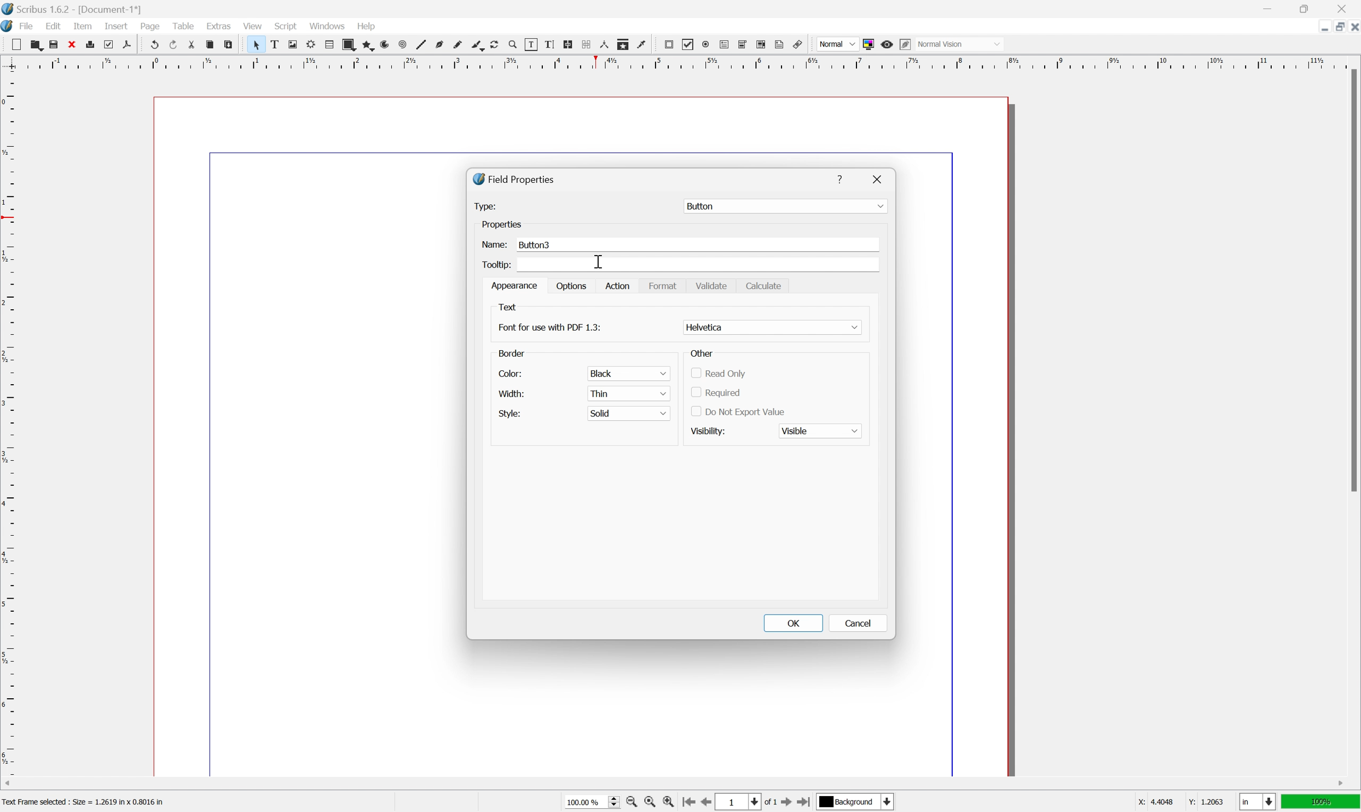  I want to click on page, so click(150, 27).